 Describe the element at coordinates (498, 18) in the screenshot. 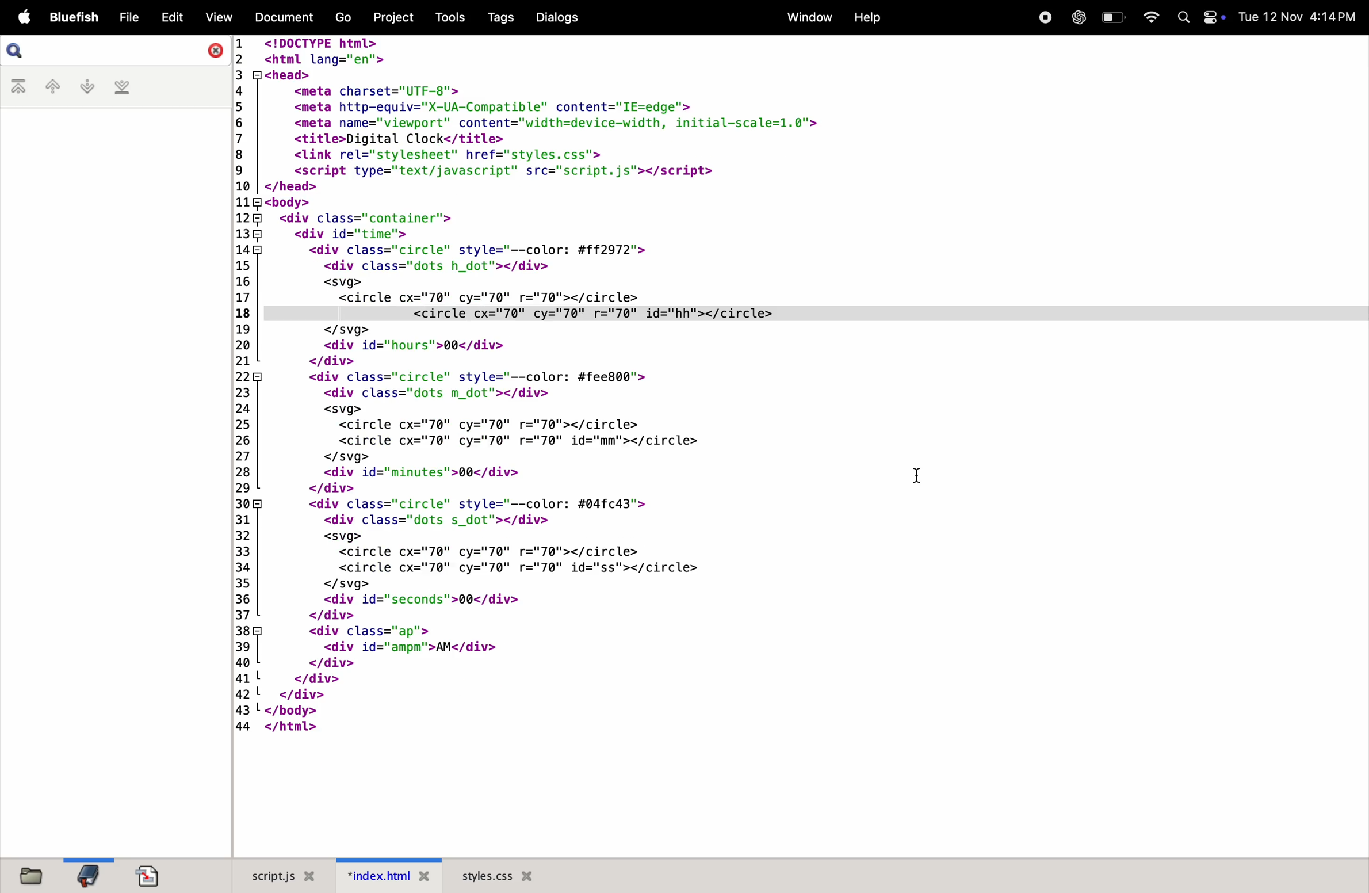

I see `tags` at that location.